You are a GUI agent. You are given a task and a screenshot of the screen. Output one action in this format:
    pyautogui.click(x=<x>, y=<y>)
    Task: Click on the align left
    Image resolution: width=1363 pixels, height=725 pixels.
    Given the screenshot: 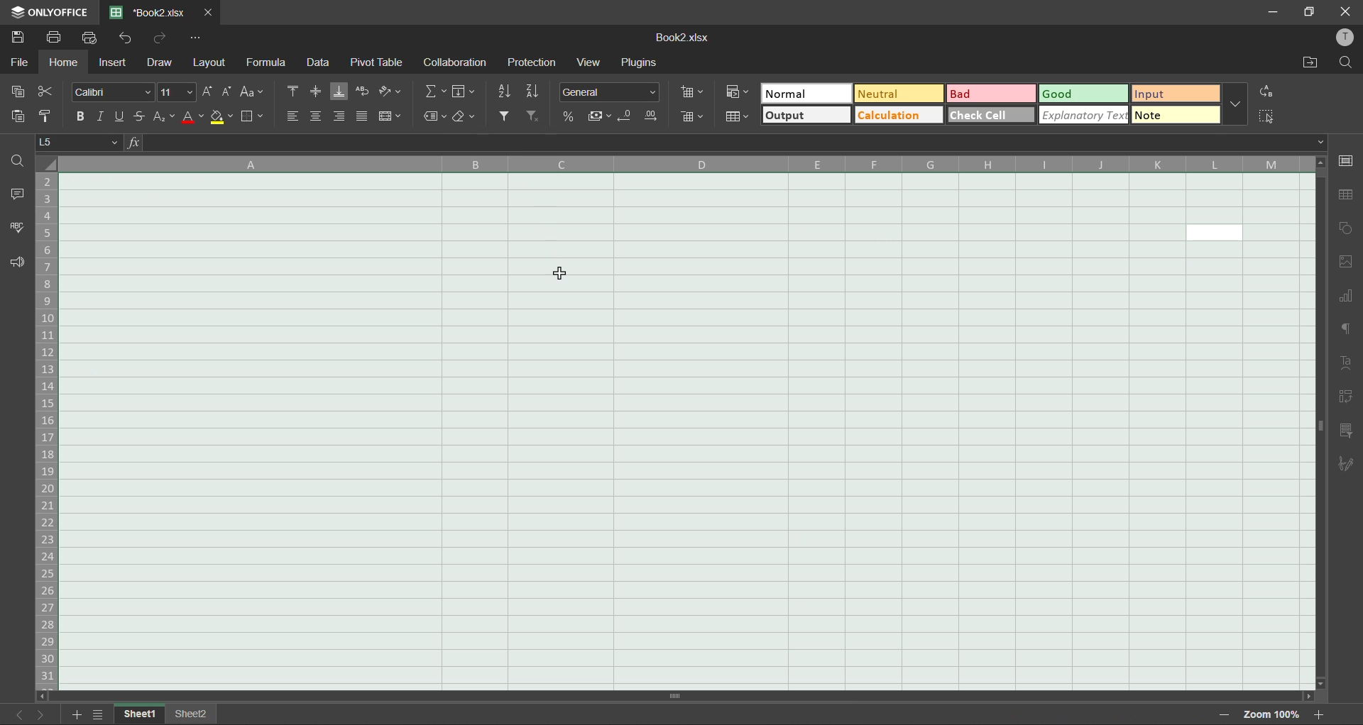 What is the action you would take?
    pyautogui.click(x=289, y=118)
    